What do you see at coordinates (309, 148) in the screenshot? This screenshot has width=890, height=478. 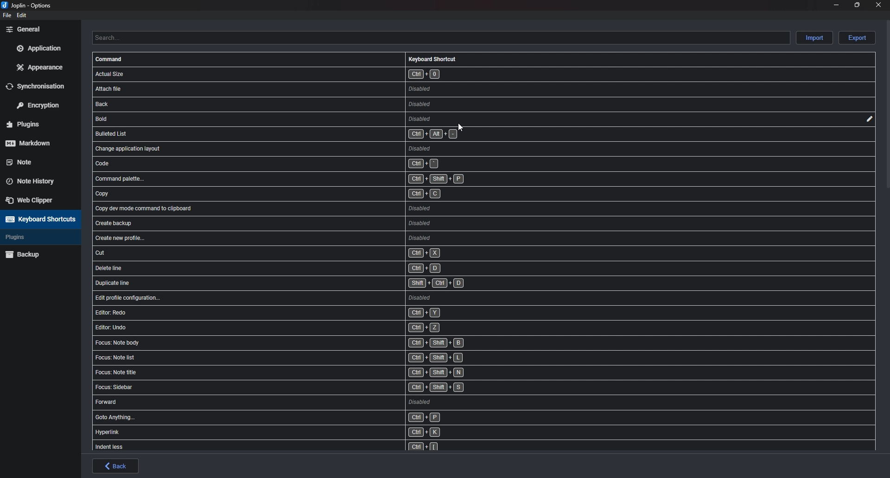 I see `shortcut` at bounding box center [309, 148].